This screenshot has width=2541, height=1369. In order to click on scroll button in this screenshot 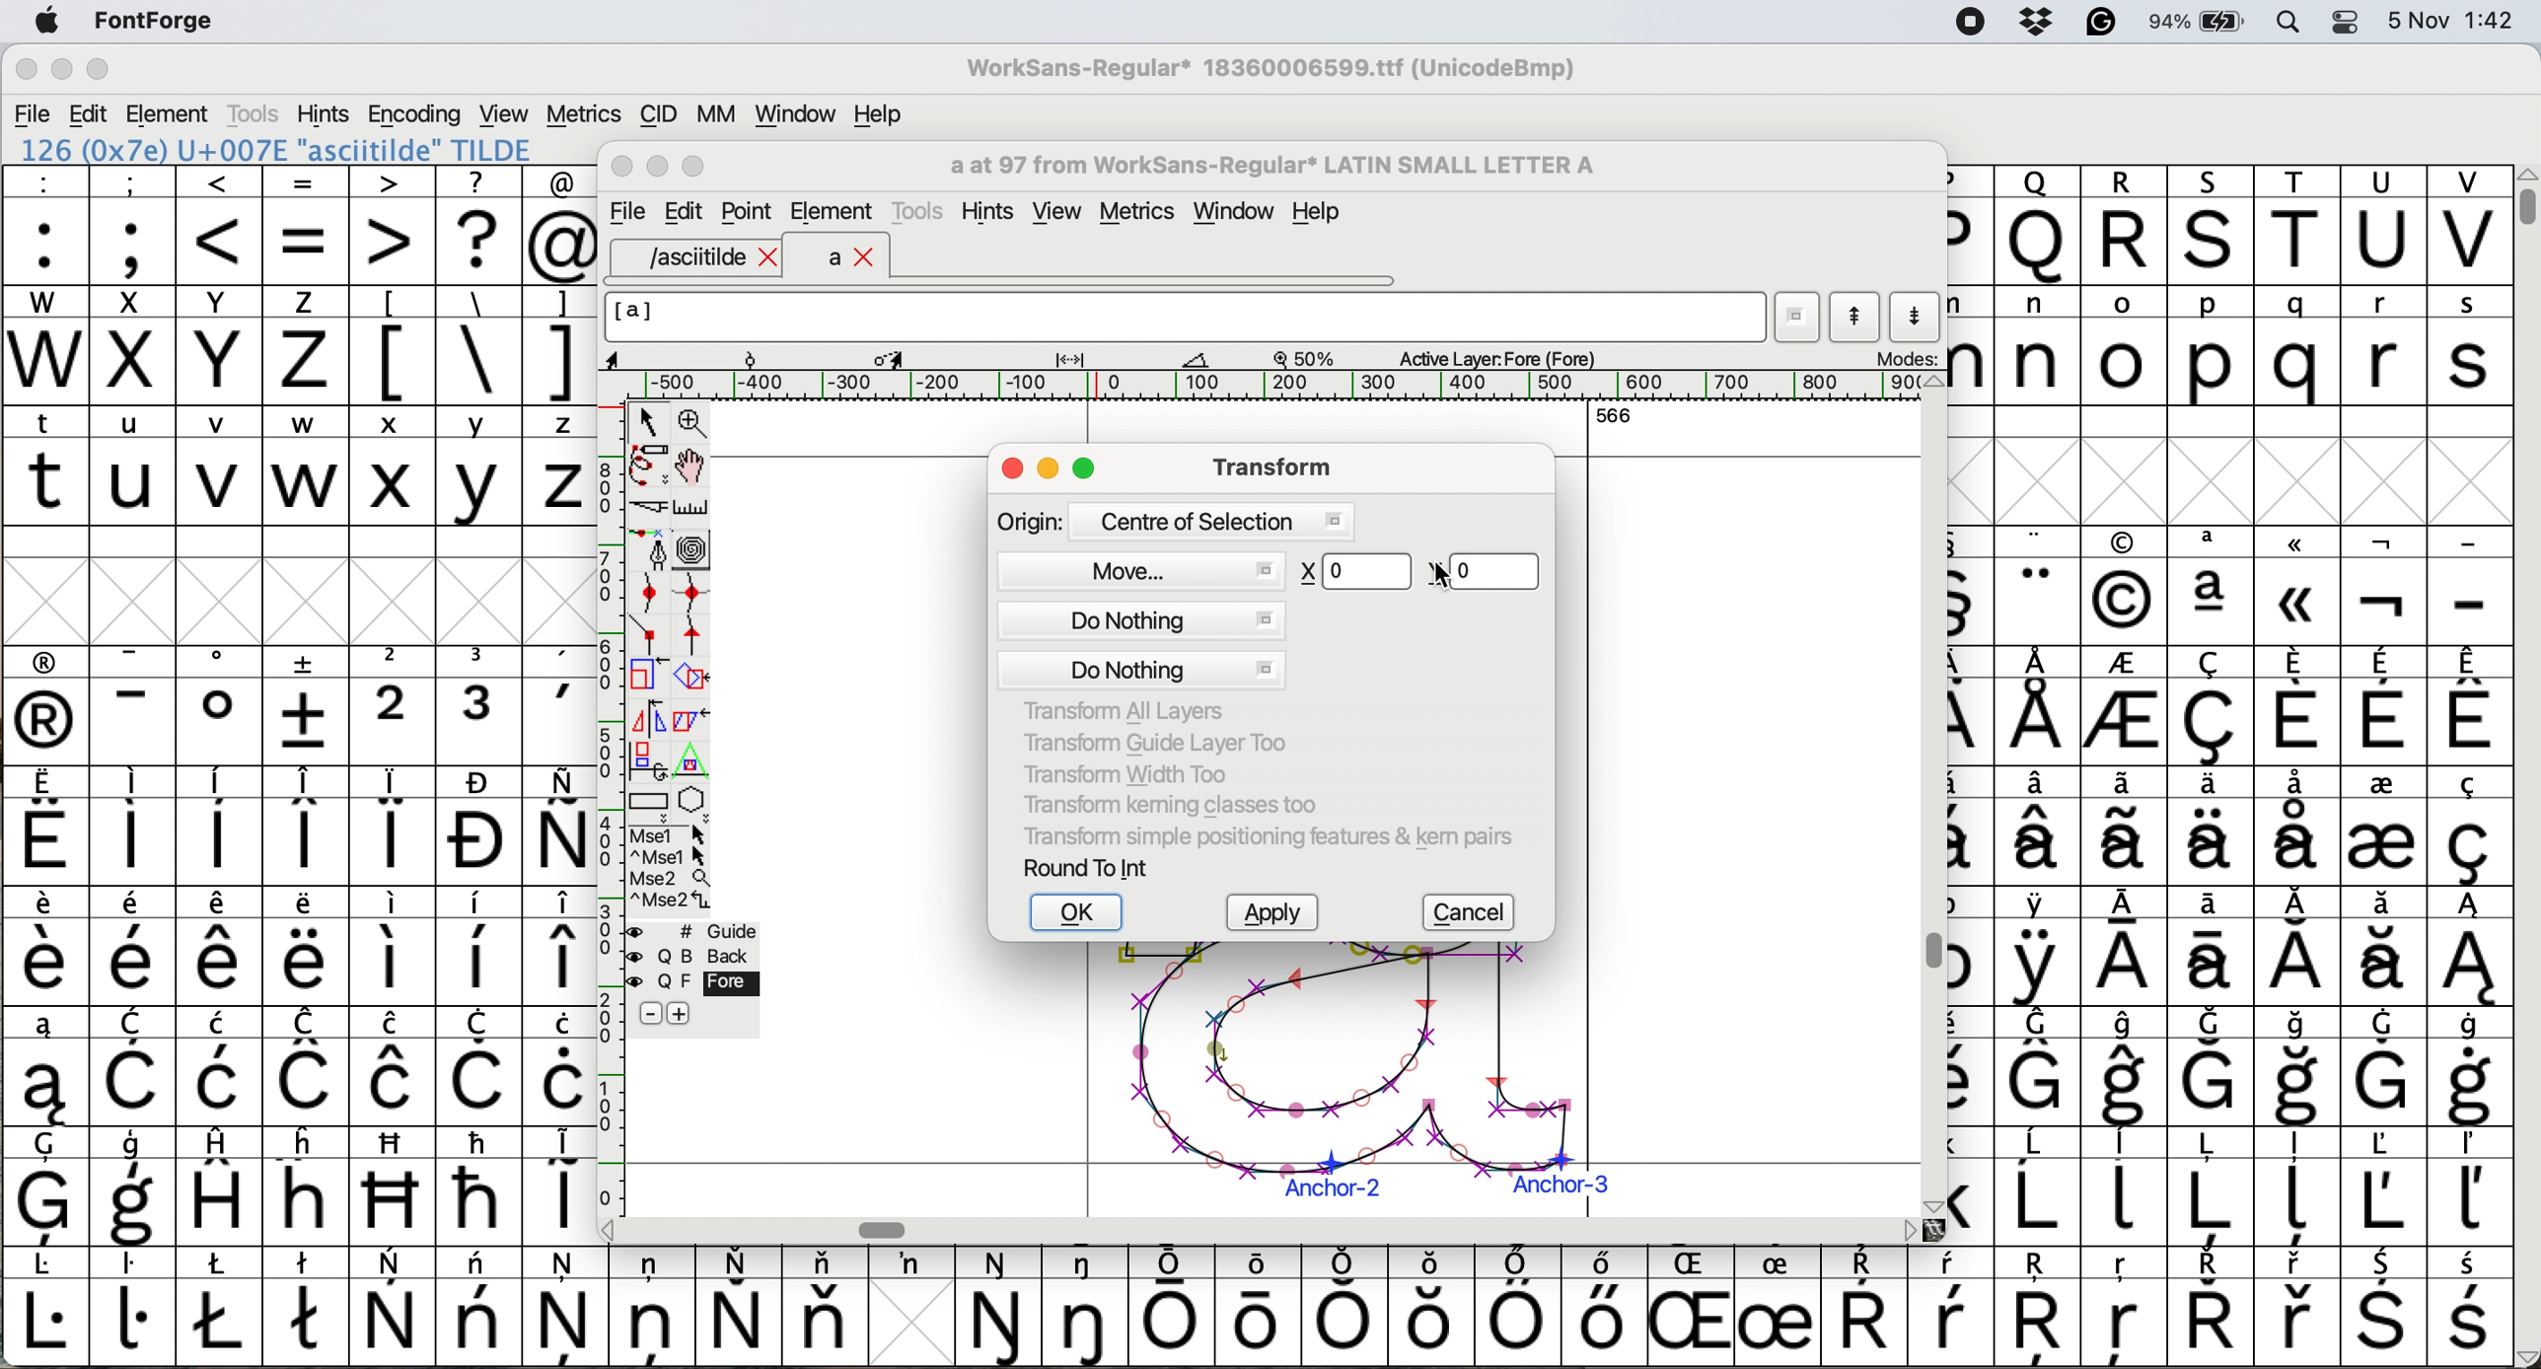, I will do `click(611, 1228)`.